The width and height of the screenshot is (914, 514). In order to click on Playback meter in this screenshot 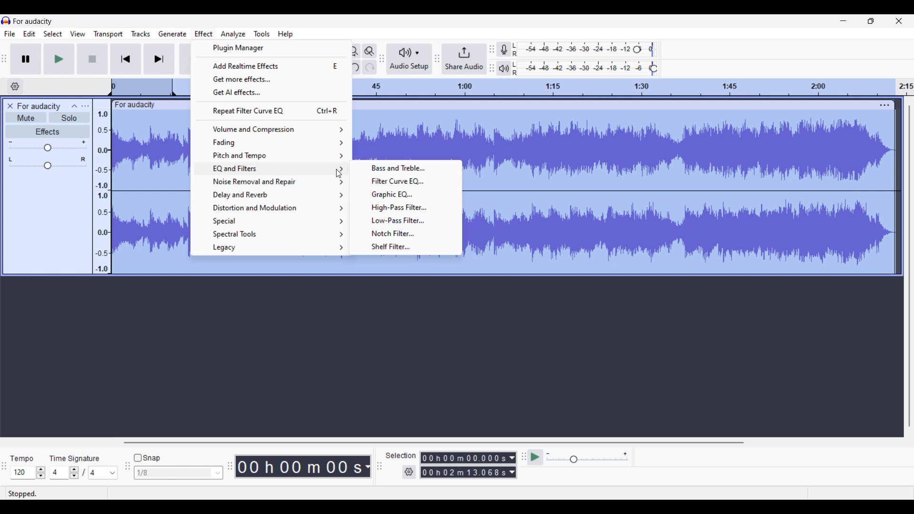, I will do `click(504, 69)`.